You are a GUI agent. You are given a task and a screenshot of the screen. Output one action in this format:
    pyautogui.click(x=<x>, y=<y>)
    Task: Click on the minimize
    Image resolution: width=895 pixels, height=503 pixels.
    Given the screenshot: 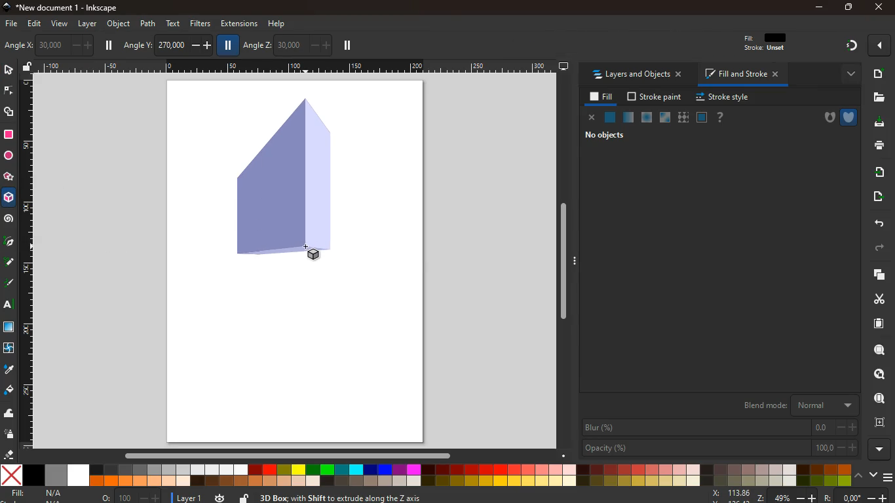 What is the action you would take?
    pyautogui.click(x=819, y=7)
    